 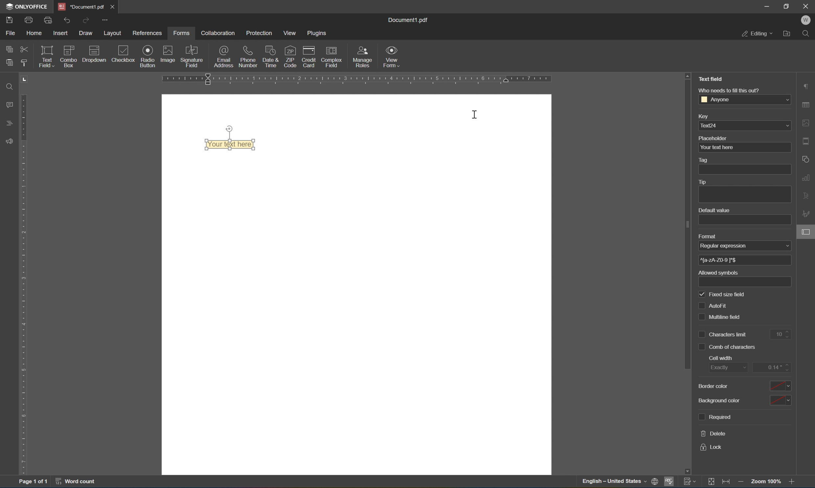 What do you see at coordinates (766, 6) in the screenshot?
I see `minimize` at bounding box center [766, 6].